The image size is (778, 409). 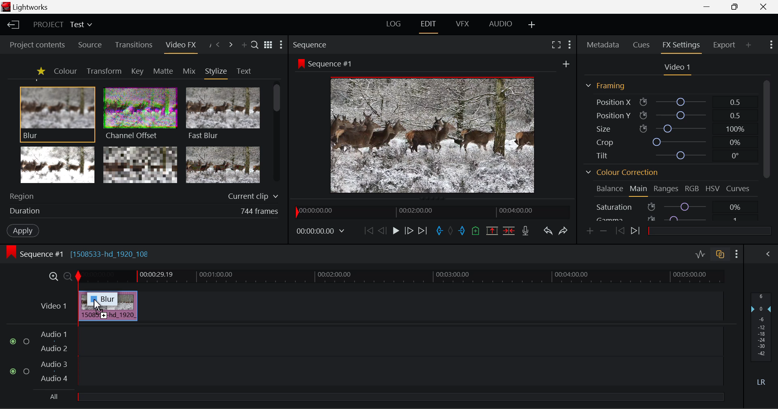 I want to click on Gamma, so click(x=673, y=218).